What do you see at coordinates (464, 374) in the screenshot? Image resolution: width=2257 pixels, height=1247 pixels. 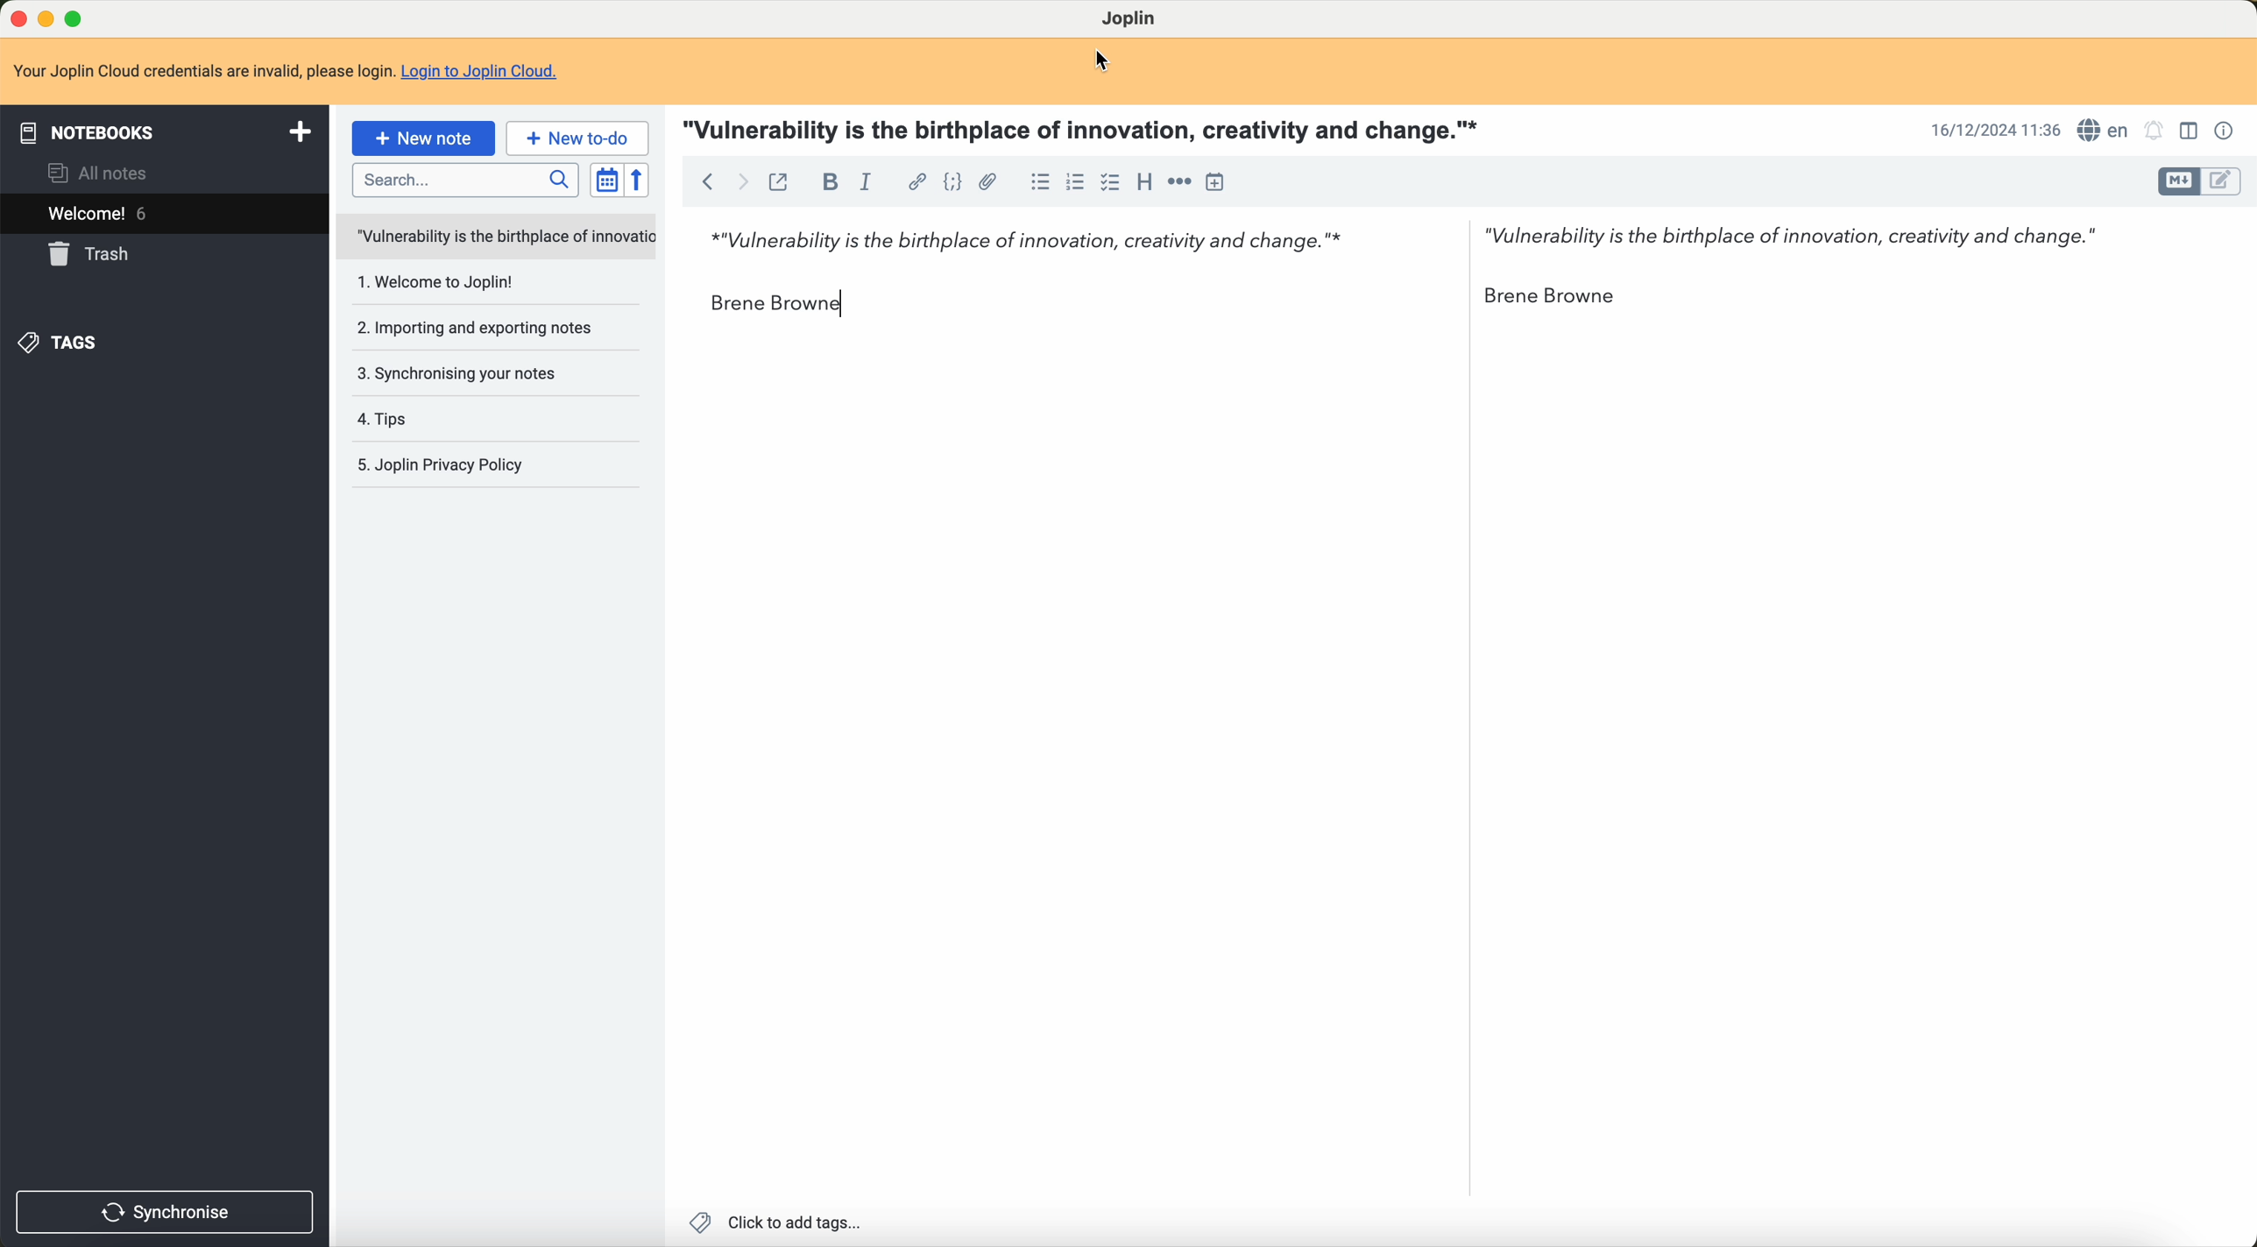 I see `3. Synchronising your notes` at bounding box center [464, 374].